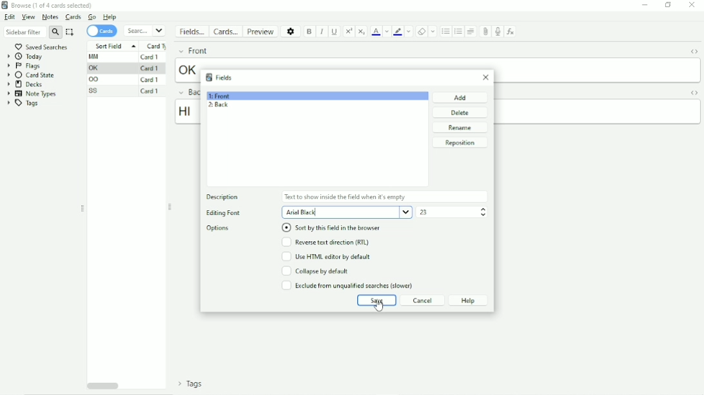 The height and width of the screenshot is (395, 704). What do you see at coordinates (157, 46) in the screenshot?
I see `Card type` at bounding box center [157, 46].